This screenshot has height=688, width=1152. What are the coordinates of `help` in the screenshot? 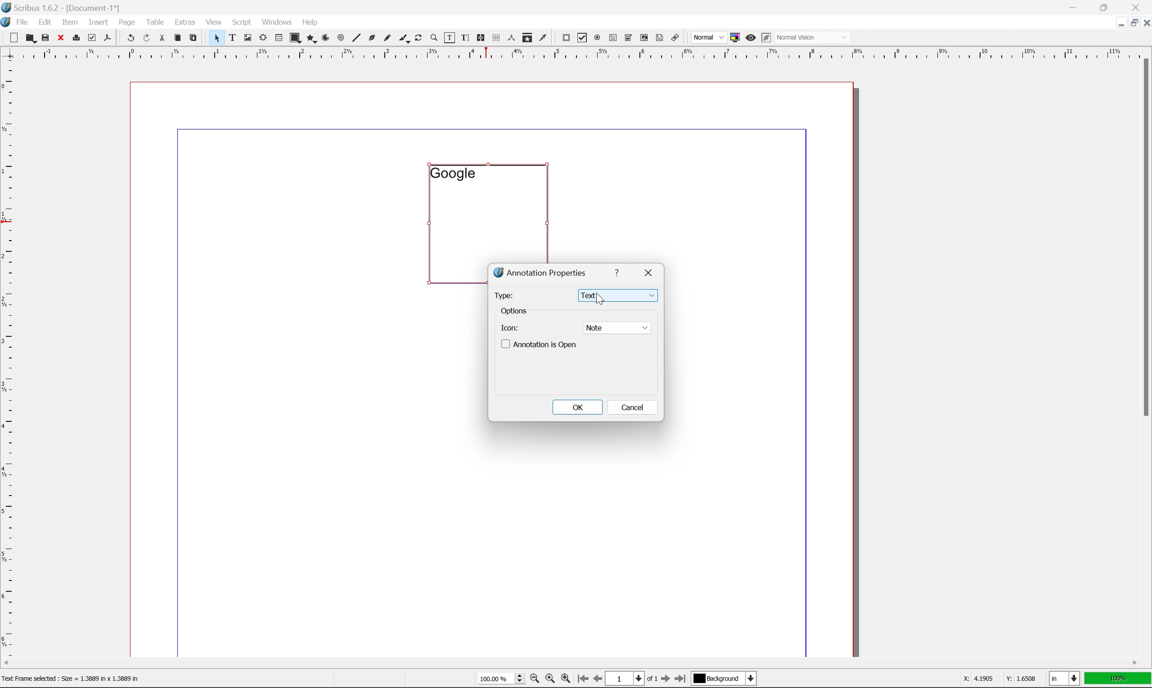 It's located at (309, 22).